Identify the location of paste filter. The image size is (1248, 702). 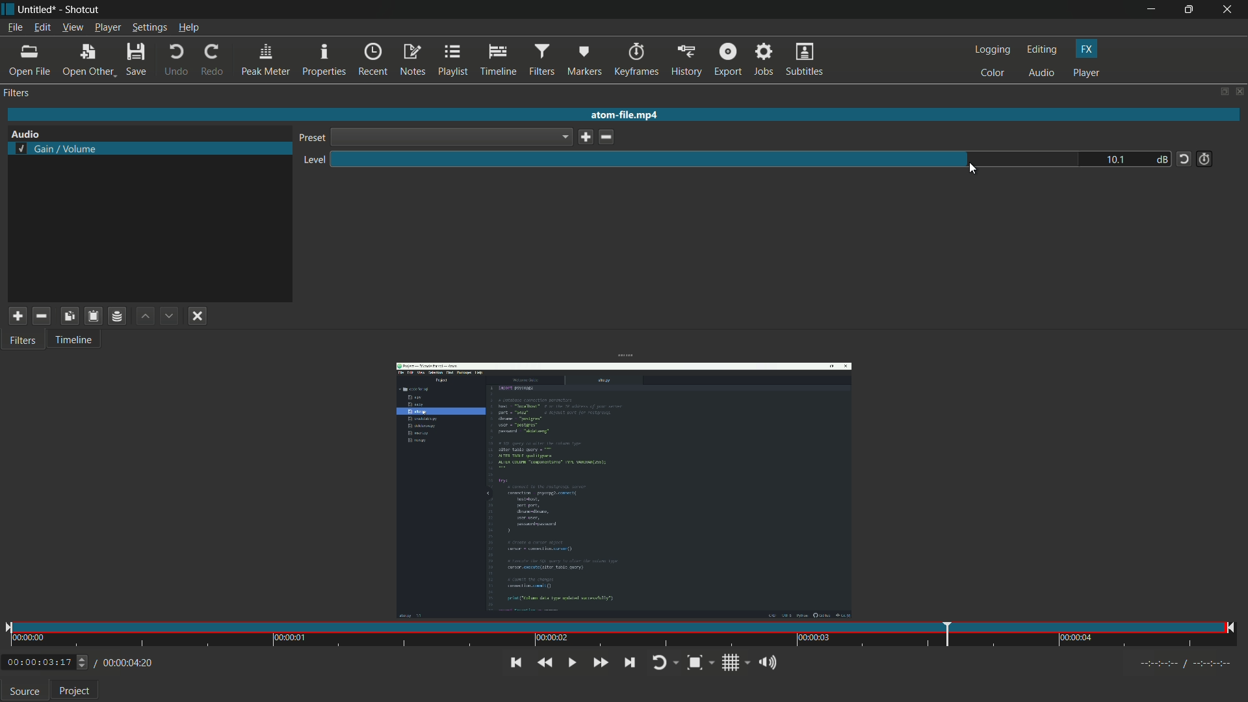
(94, 316).